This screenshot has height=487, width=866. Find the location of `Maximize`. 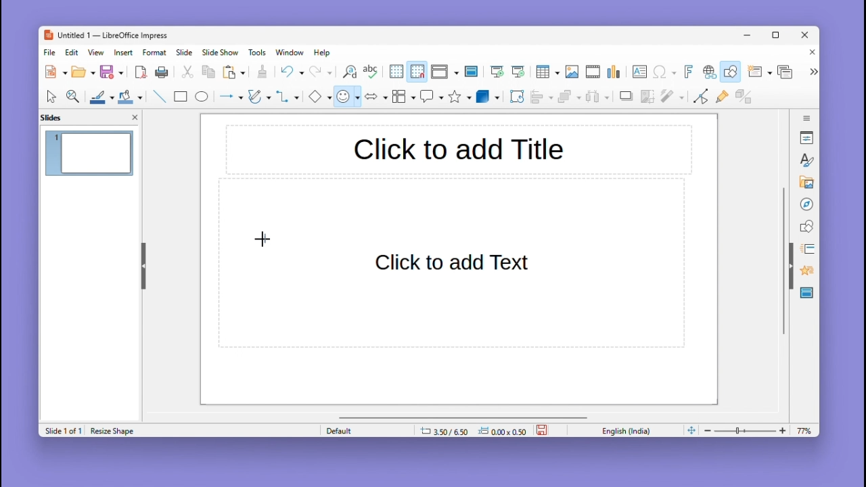

Maximize is located at coordinates (778, 37).